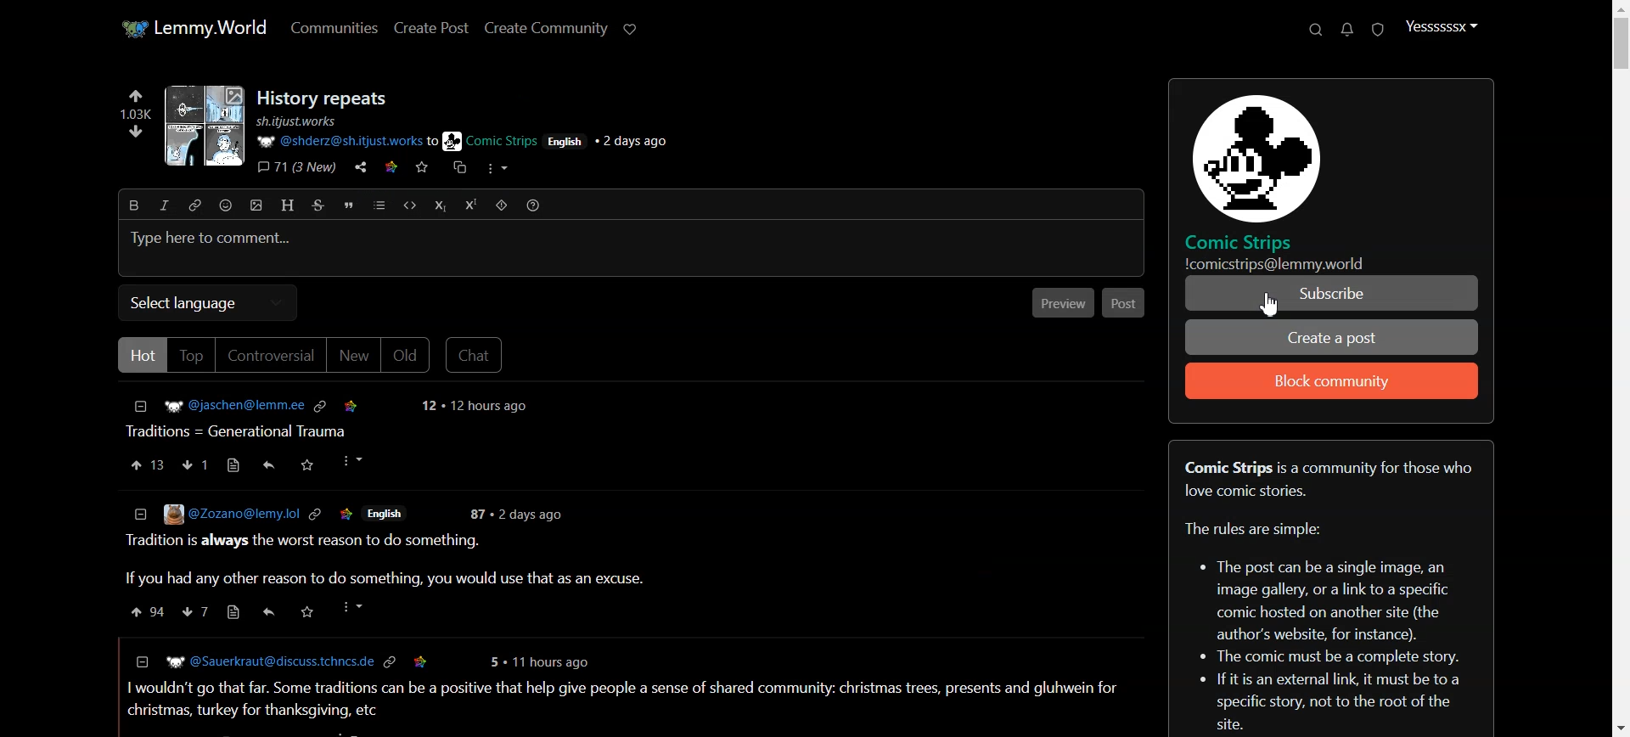  What do you see at coordinates (351, 461) in the screenshot?
I see `More` at bounding box center [351, 461].